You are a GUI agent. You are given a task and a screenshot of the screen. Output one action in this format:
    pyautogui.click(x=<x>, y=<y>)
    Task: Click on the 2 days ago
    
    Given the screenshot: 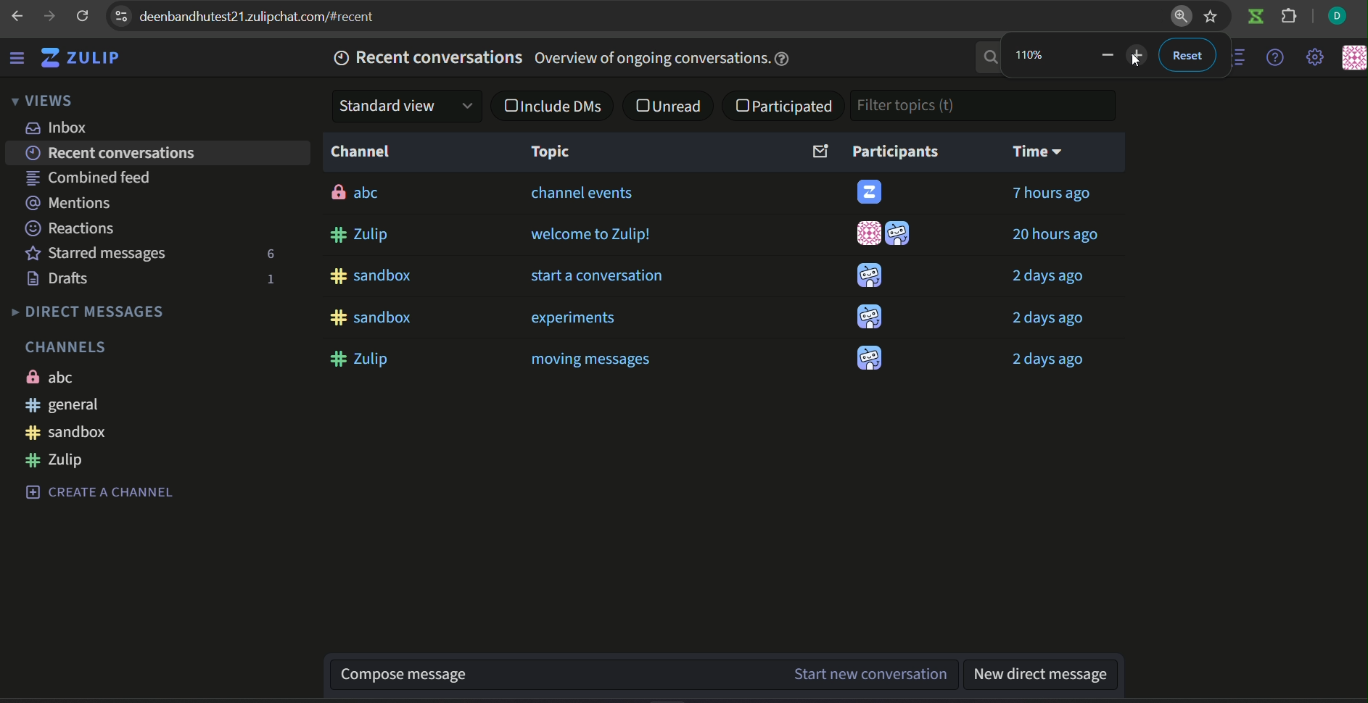 What is the action you would take?
    pyautogui.click(x=1047, y=360)
    